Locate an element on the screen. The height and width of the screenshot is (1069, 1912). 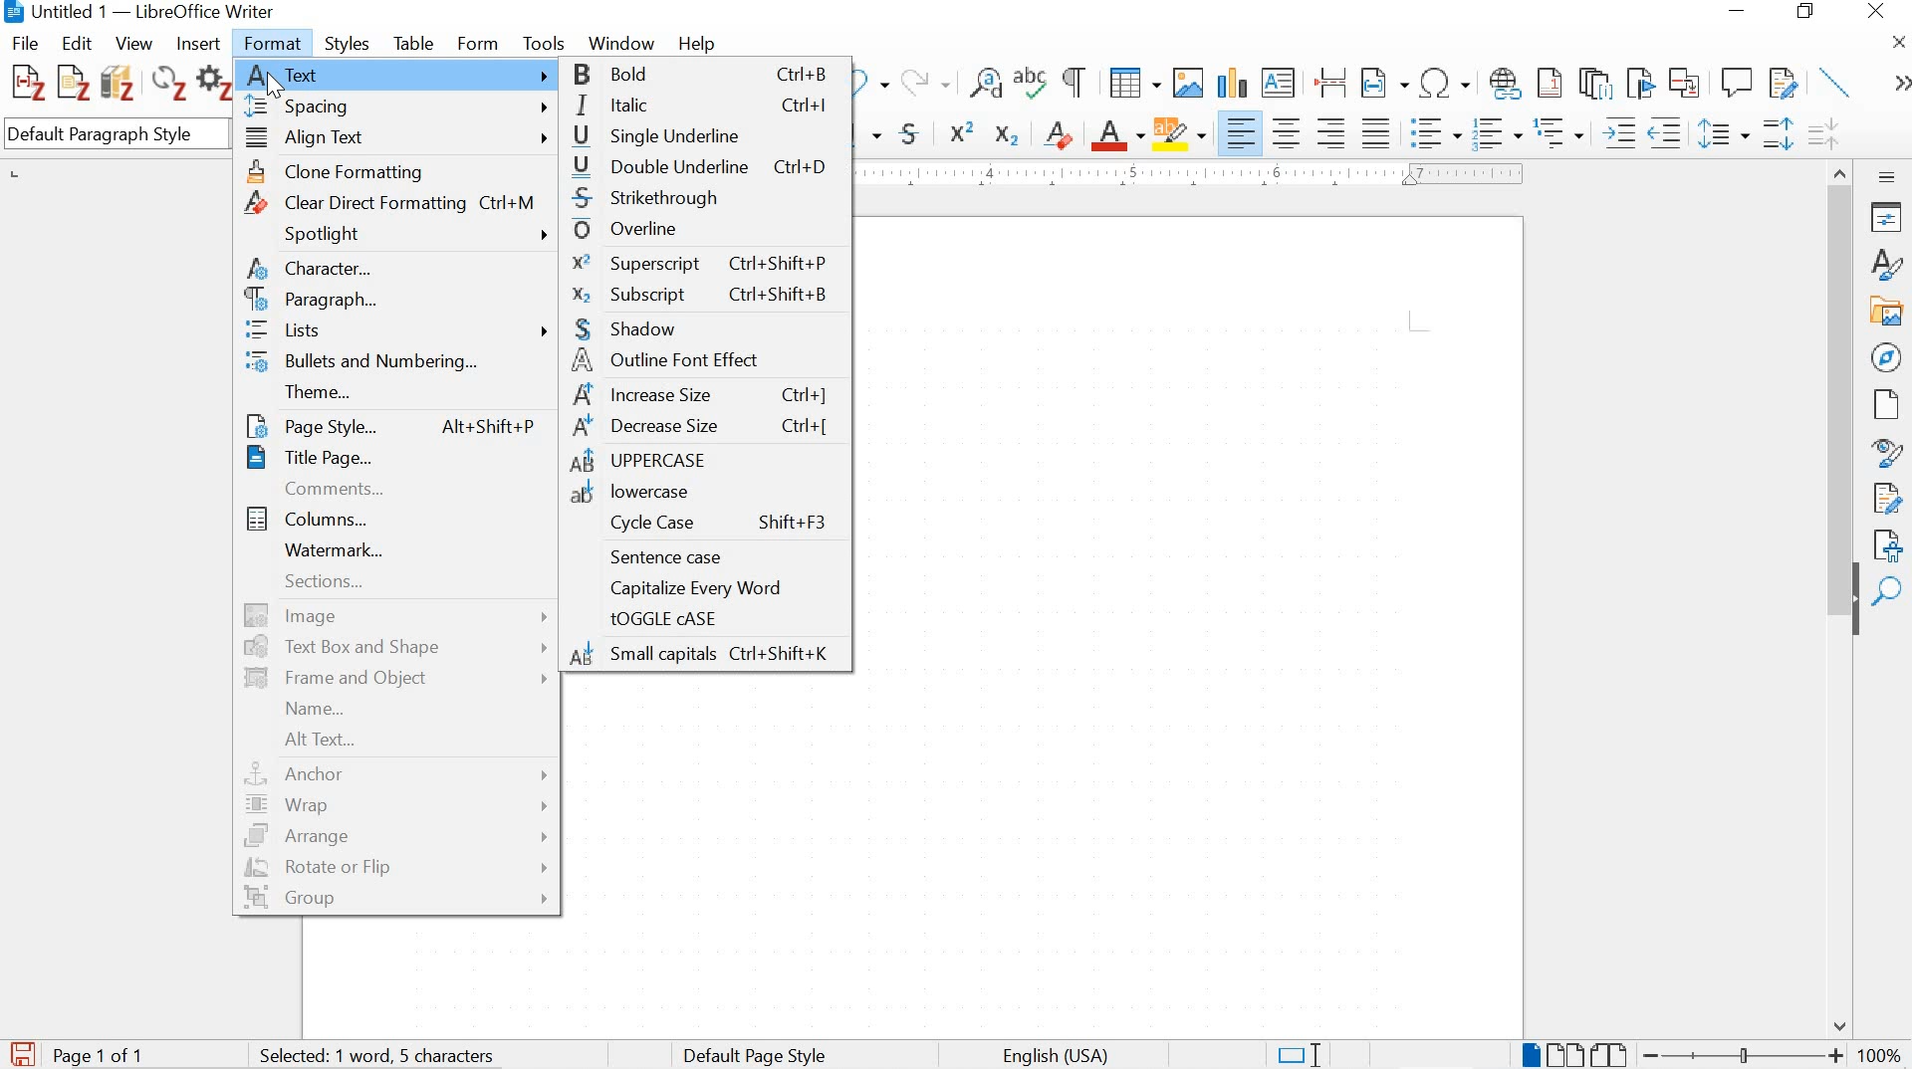
multiple page view is located at coordinates (1564, 1054).